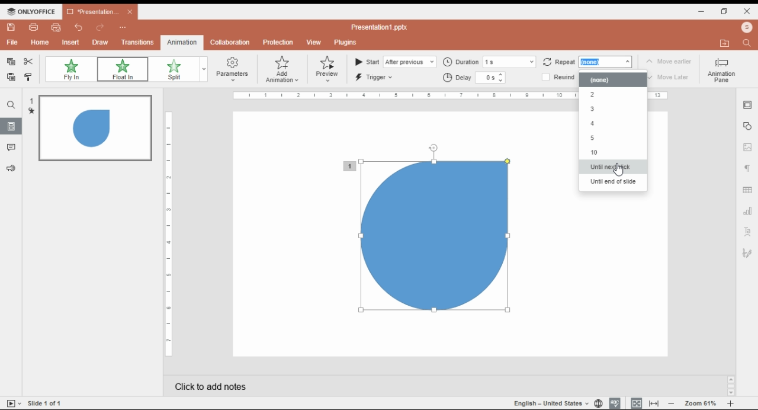  I want to click on 4, so click(614, 124).